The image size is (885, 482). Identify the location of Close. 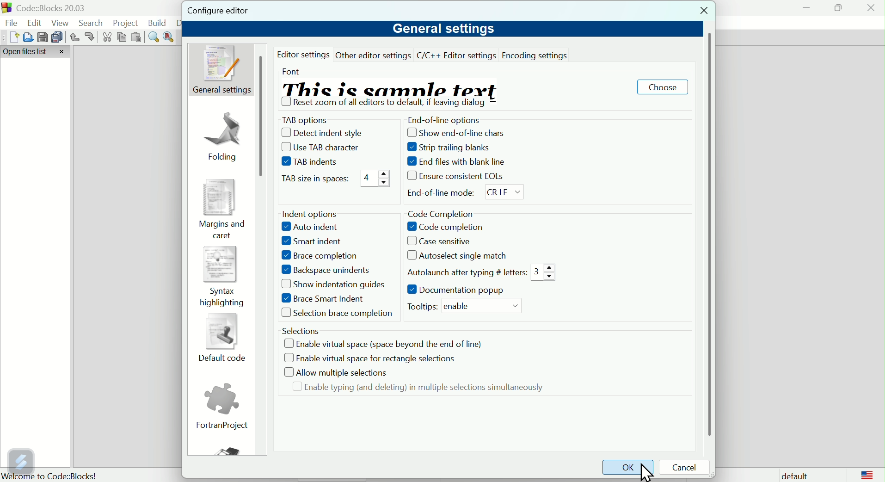
(872, 10).